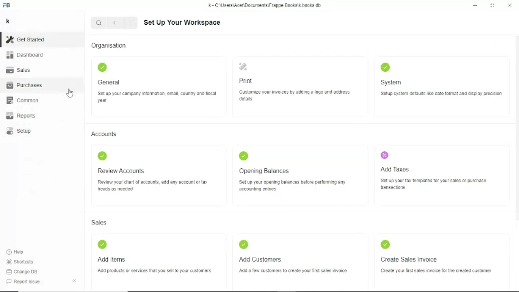  What do you see at coordinates (156, 82) in the screenshot?
I see `General set up your company information, email, country and fiscal year.` at bounding box center [156, 82].